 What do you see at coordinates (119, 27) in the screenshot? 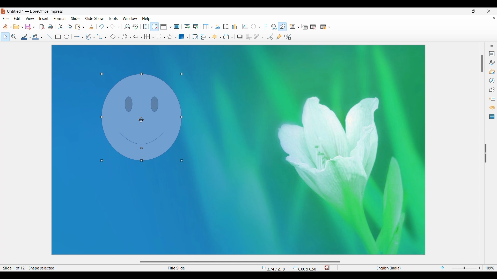
I see `Redo specific action` at bounding box center [119, 27].